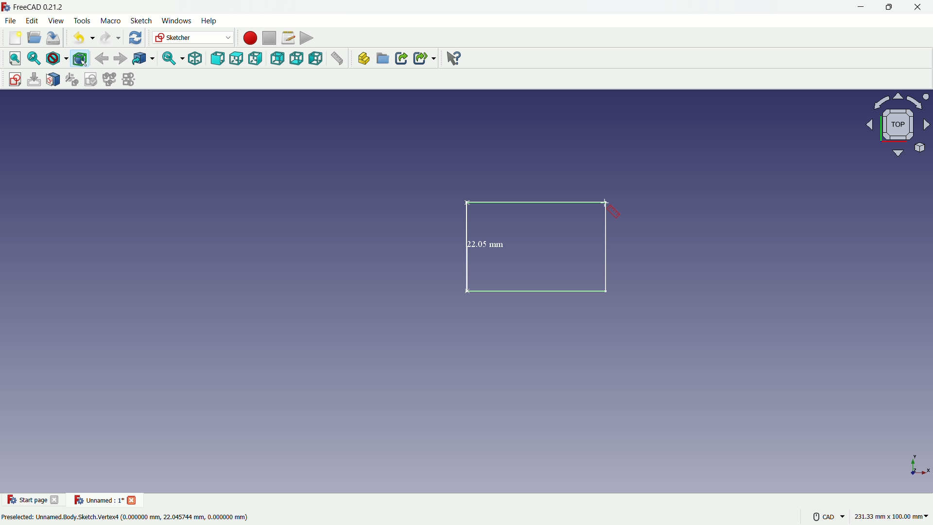 This screenshot has width=933, height=525. I want to click on save, so click(54, 38).